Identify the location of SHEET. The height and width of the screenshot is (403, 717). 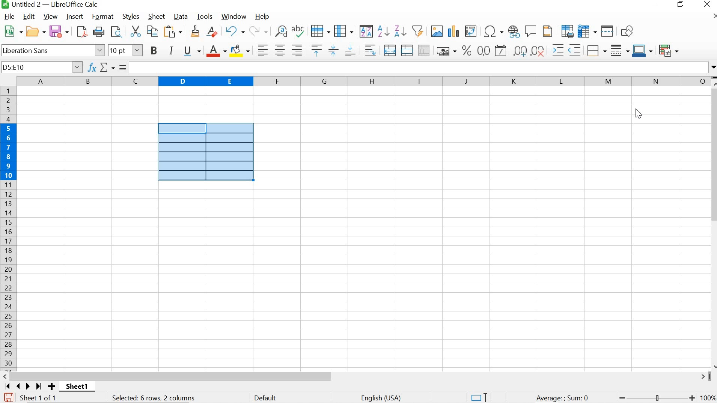
(156, 16).